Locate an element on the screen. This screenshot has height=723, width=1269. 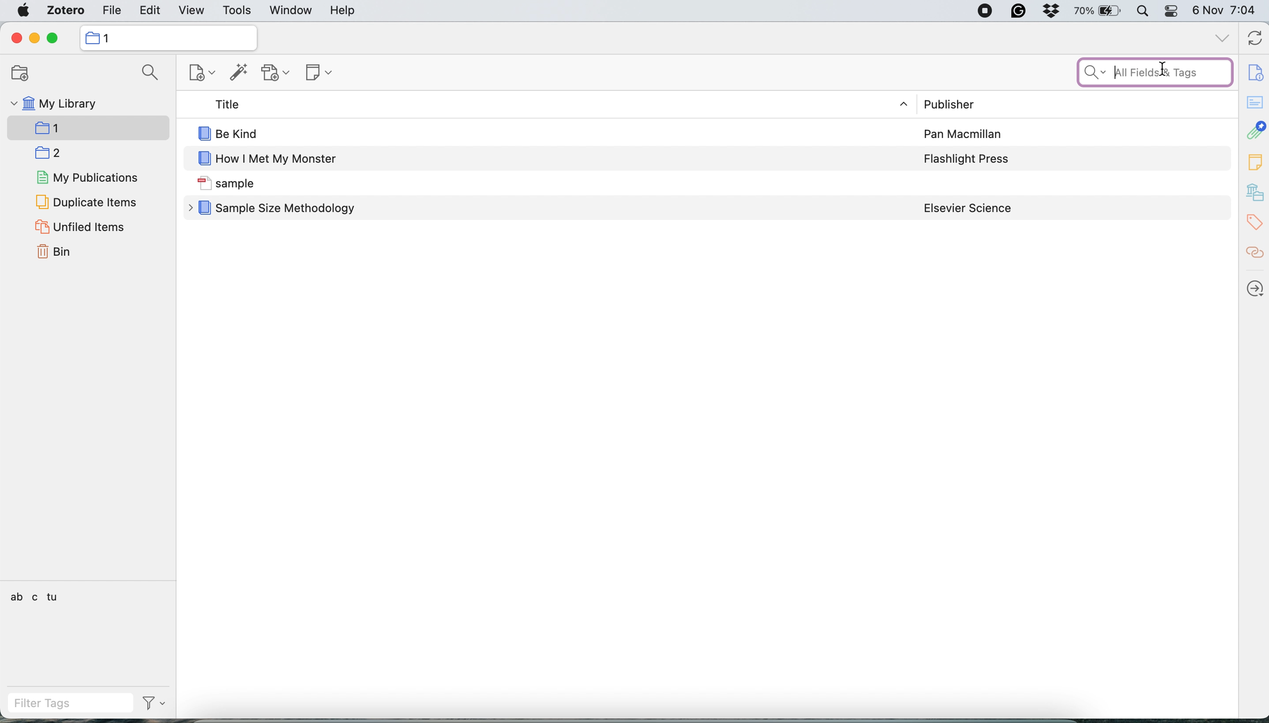
abstract is located at coordinates (1254, 102).